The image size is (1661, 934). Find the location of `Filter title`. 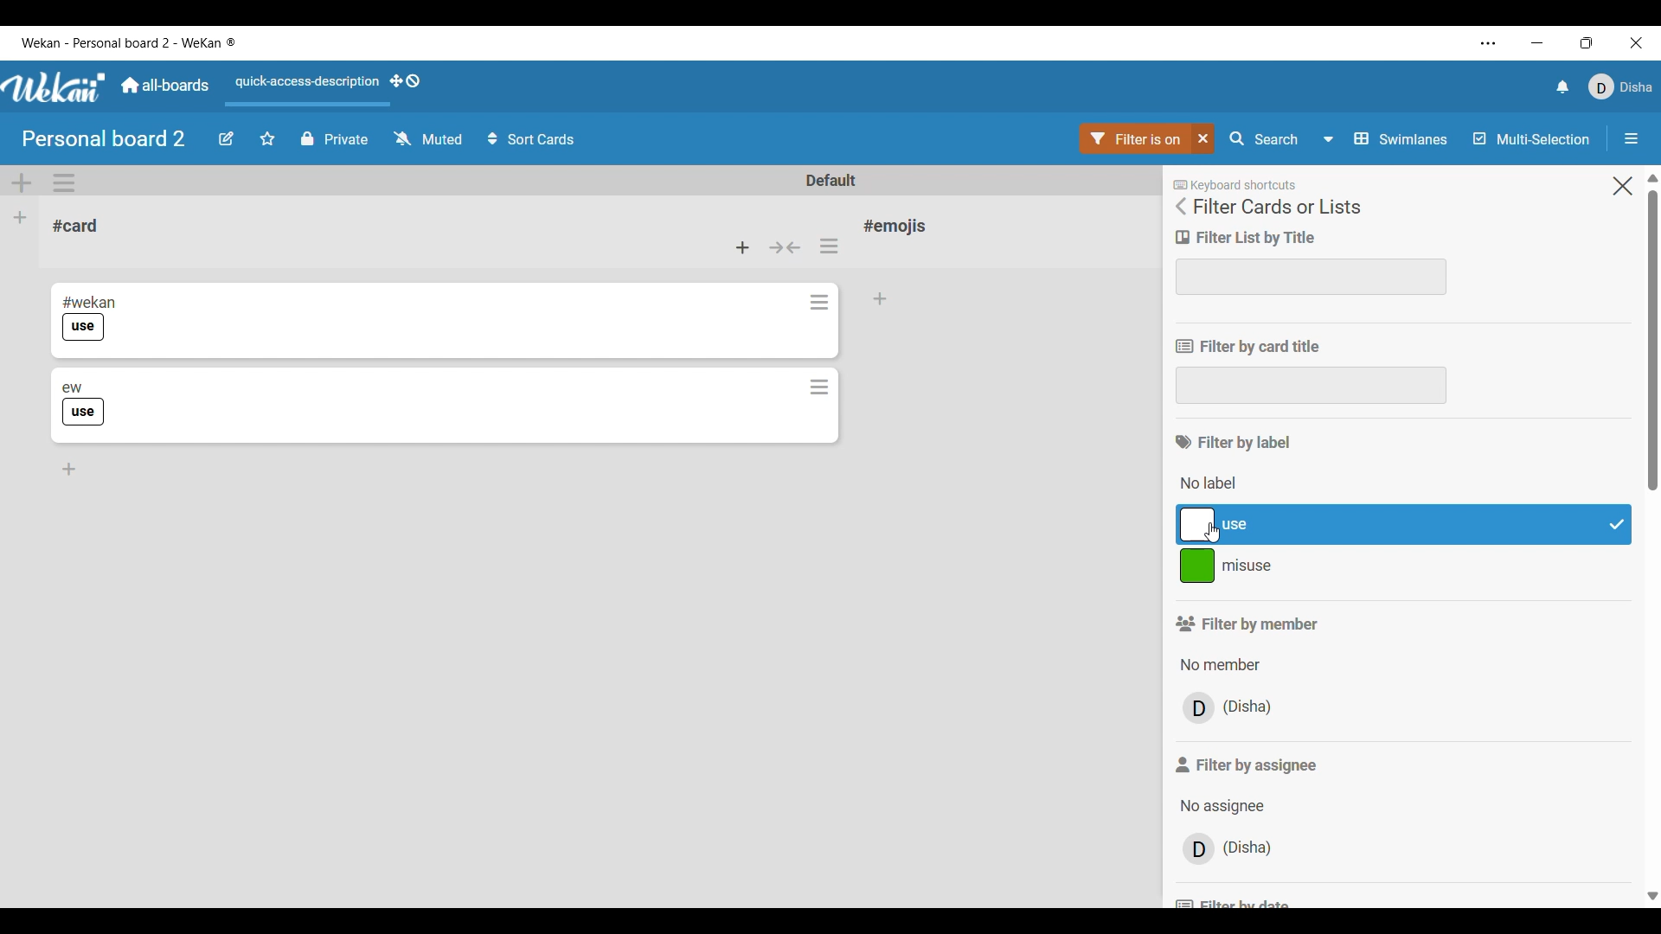

Filter title is located at coordinates (1248, 347).